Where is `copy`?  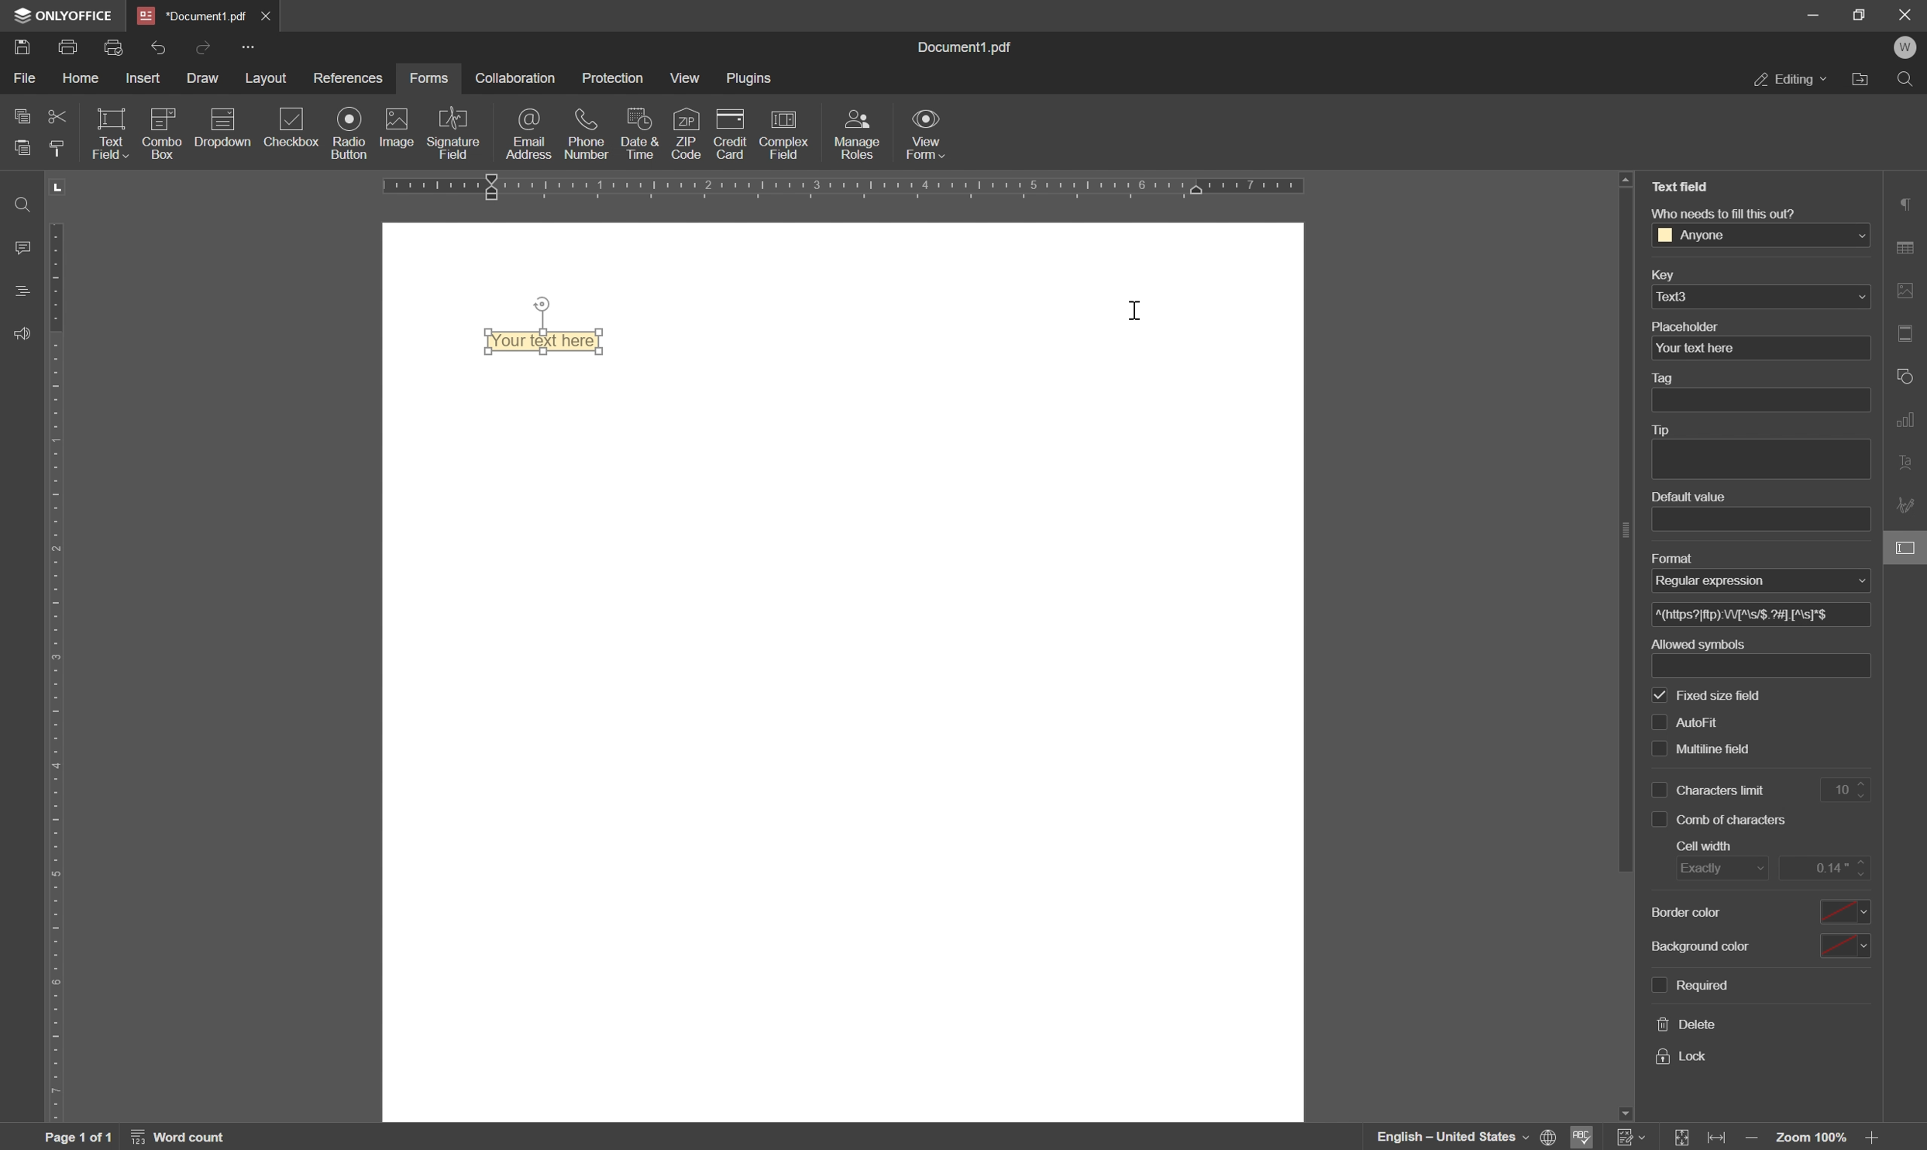
copy is located at coordinates (18, 116).